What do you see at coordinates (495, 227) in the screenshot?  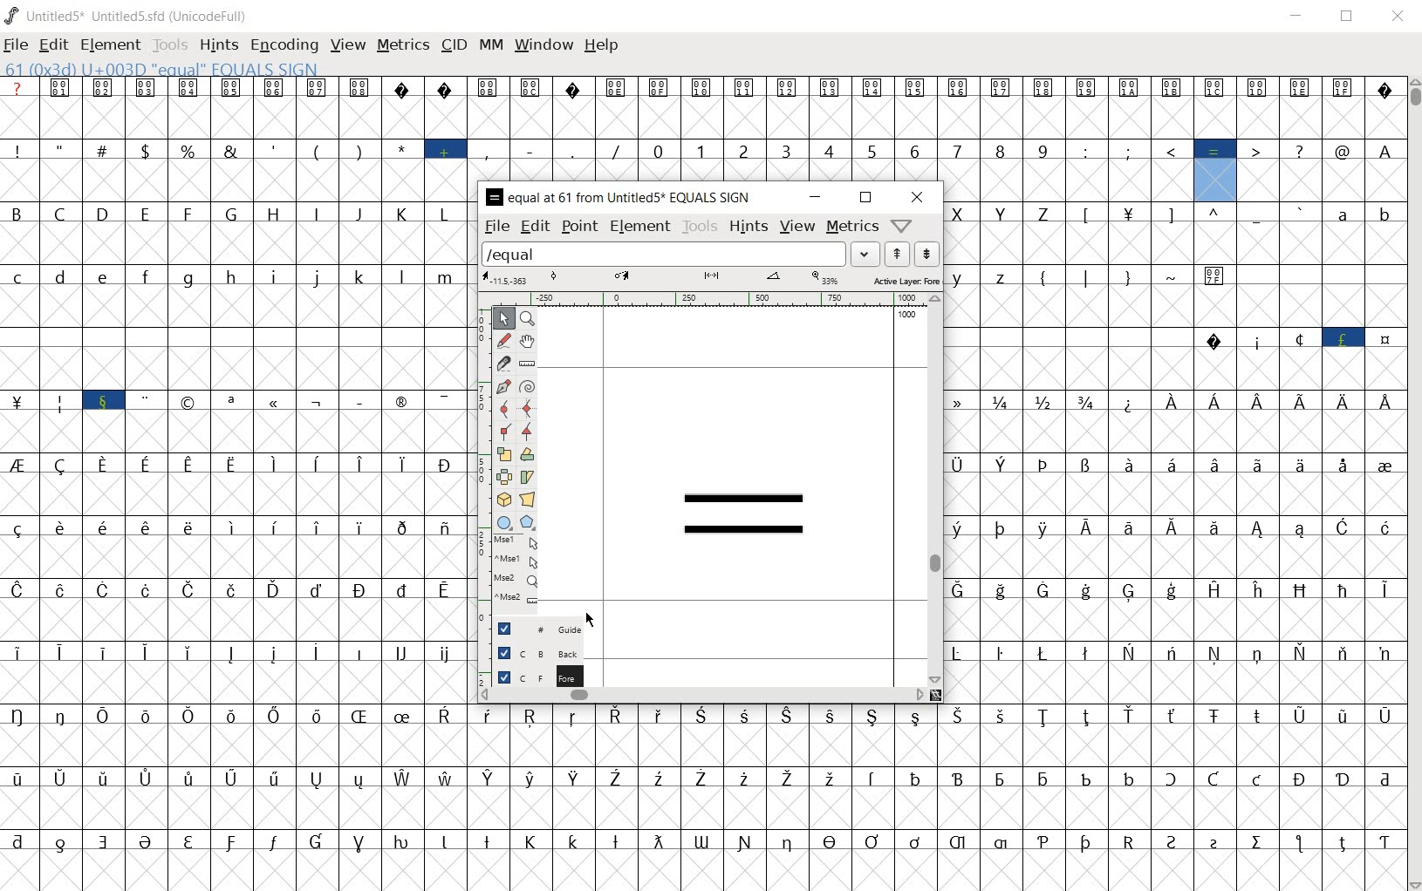 I see `file` at bounding box center [495, 227].